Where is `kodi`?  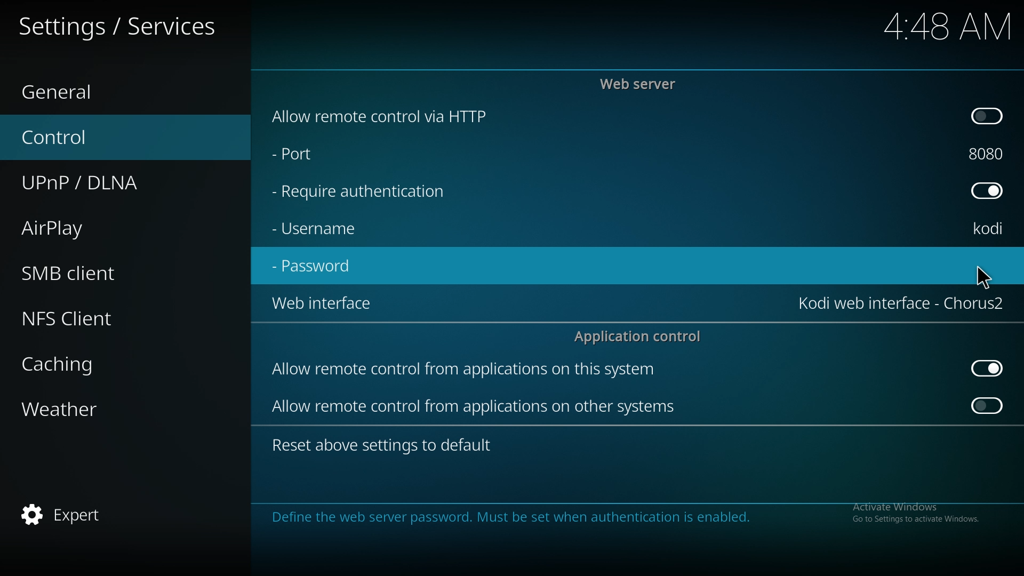 kodi is located at coordinates (992, 228).